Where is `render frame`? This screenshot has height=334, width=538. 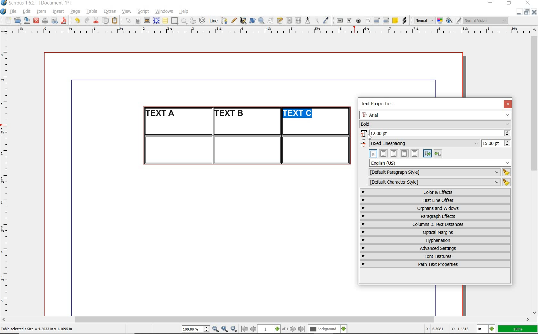
render frame is located at coordinates (156, 21).